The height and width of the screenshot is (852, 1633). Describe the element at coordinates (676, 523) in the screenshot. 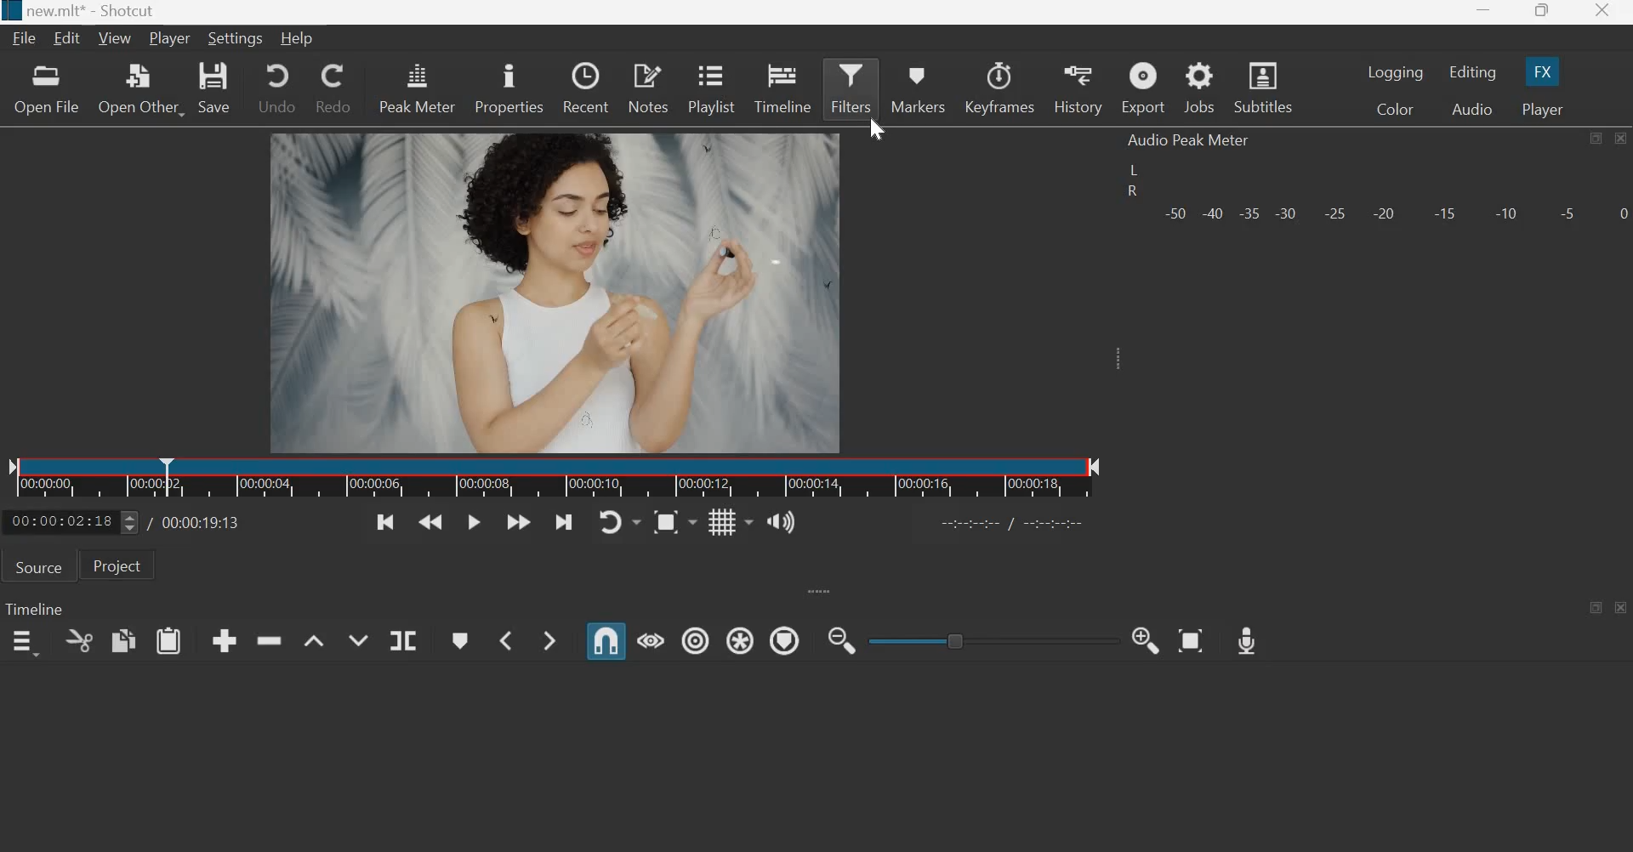

I see `Toggle zoom` at that location.